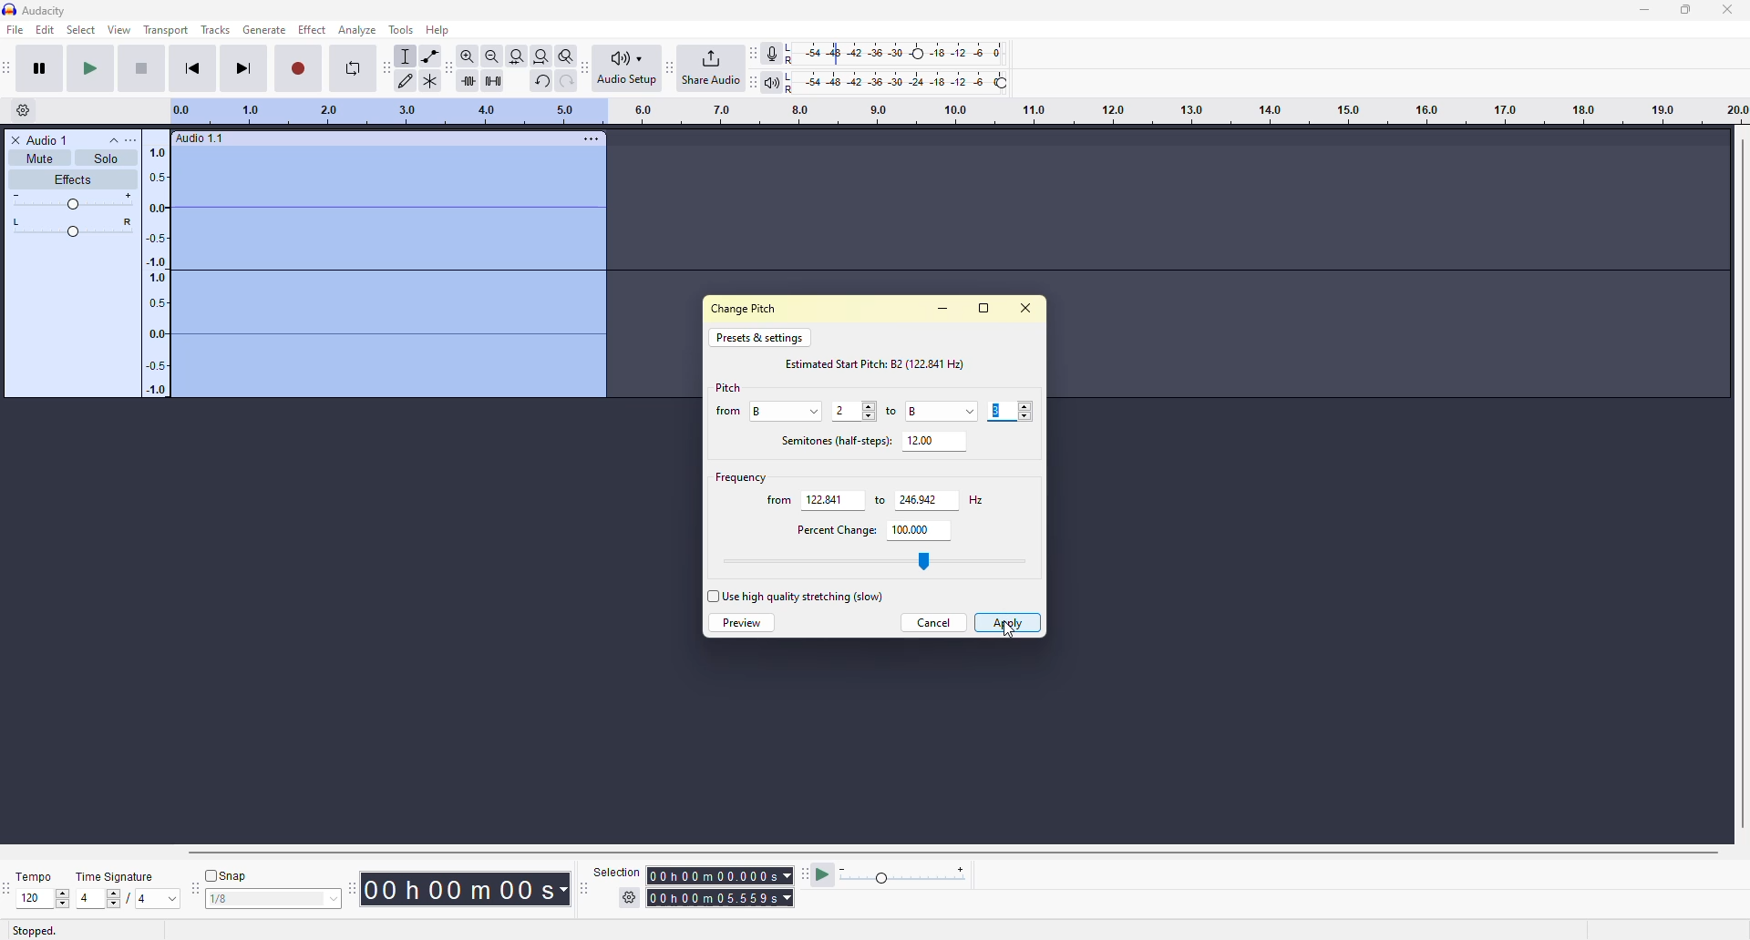 The width and height of the screenshot is (1750, 940). I want to click on time signature toolbar, so click(7, 889).